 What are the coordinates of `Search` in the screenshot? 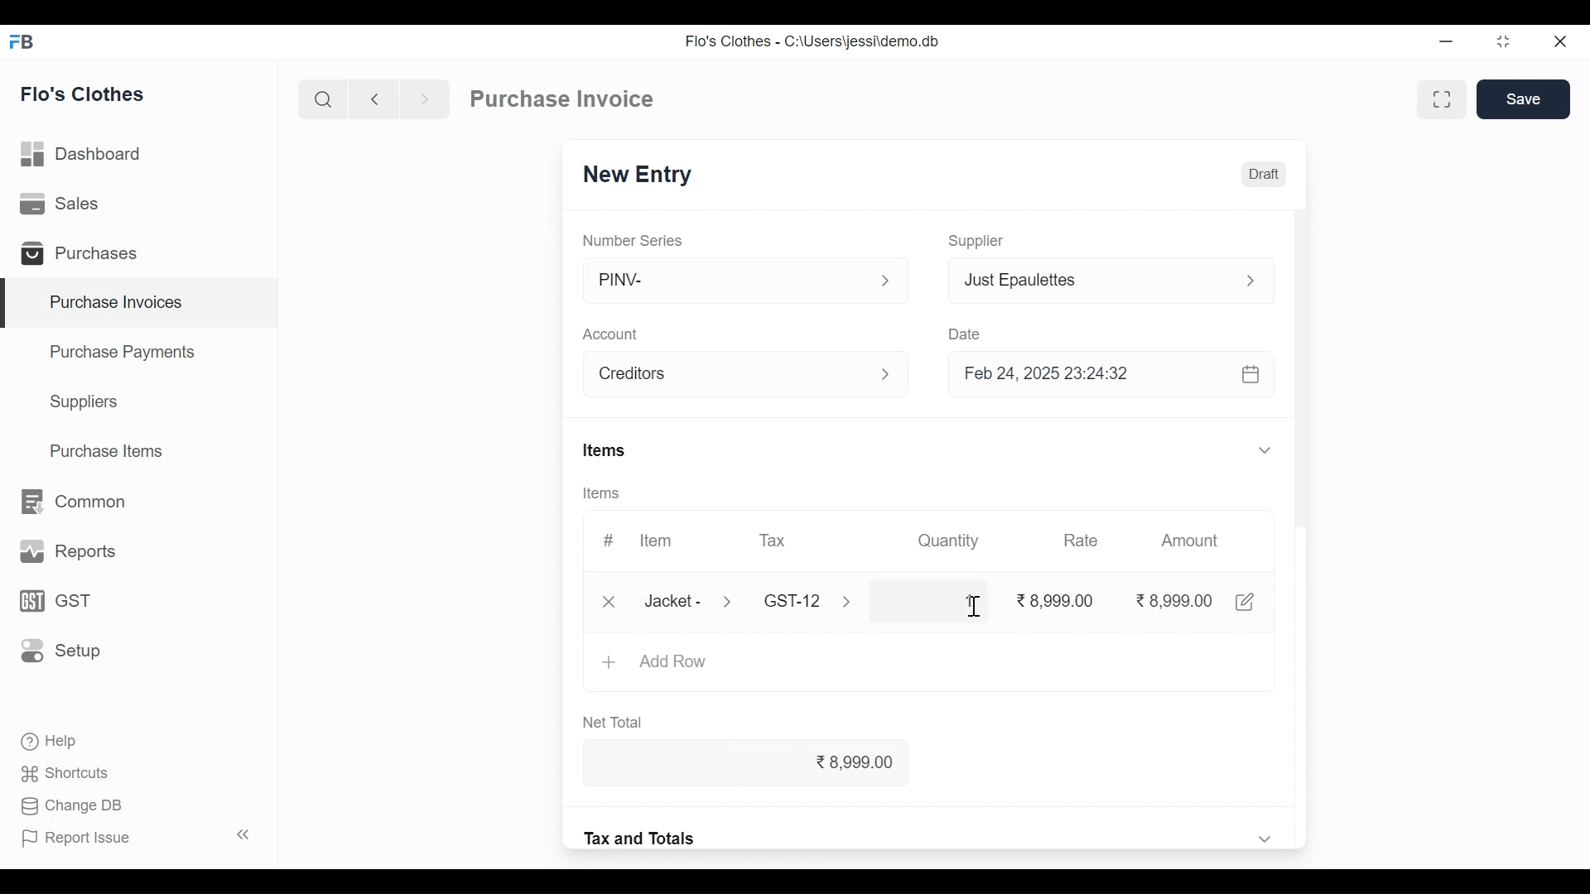 It's located at (324, 99).